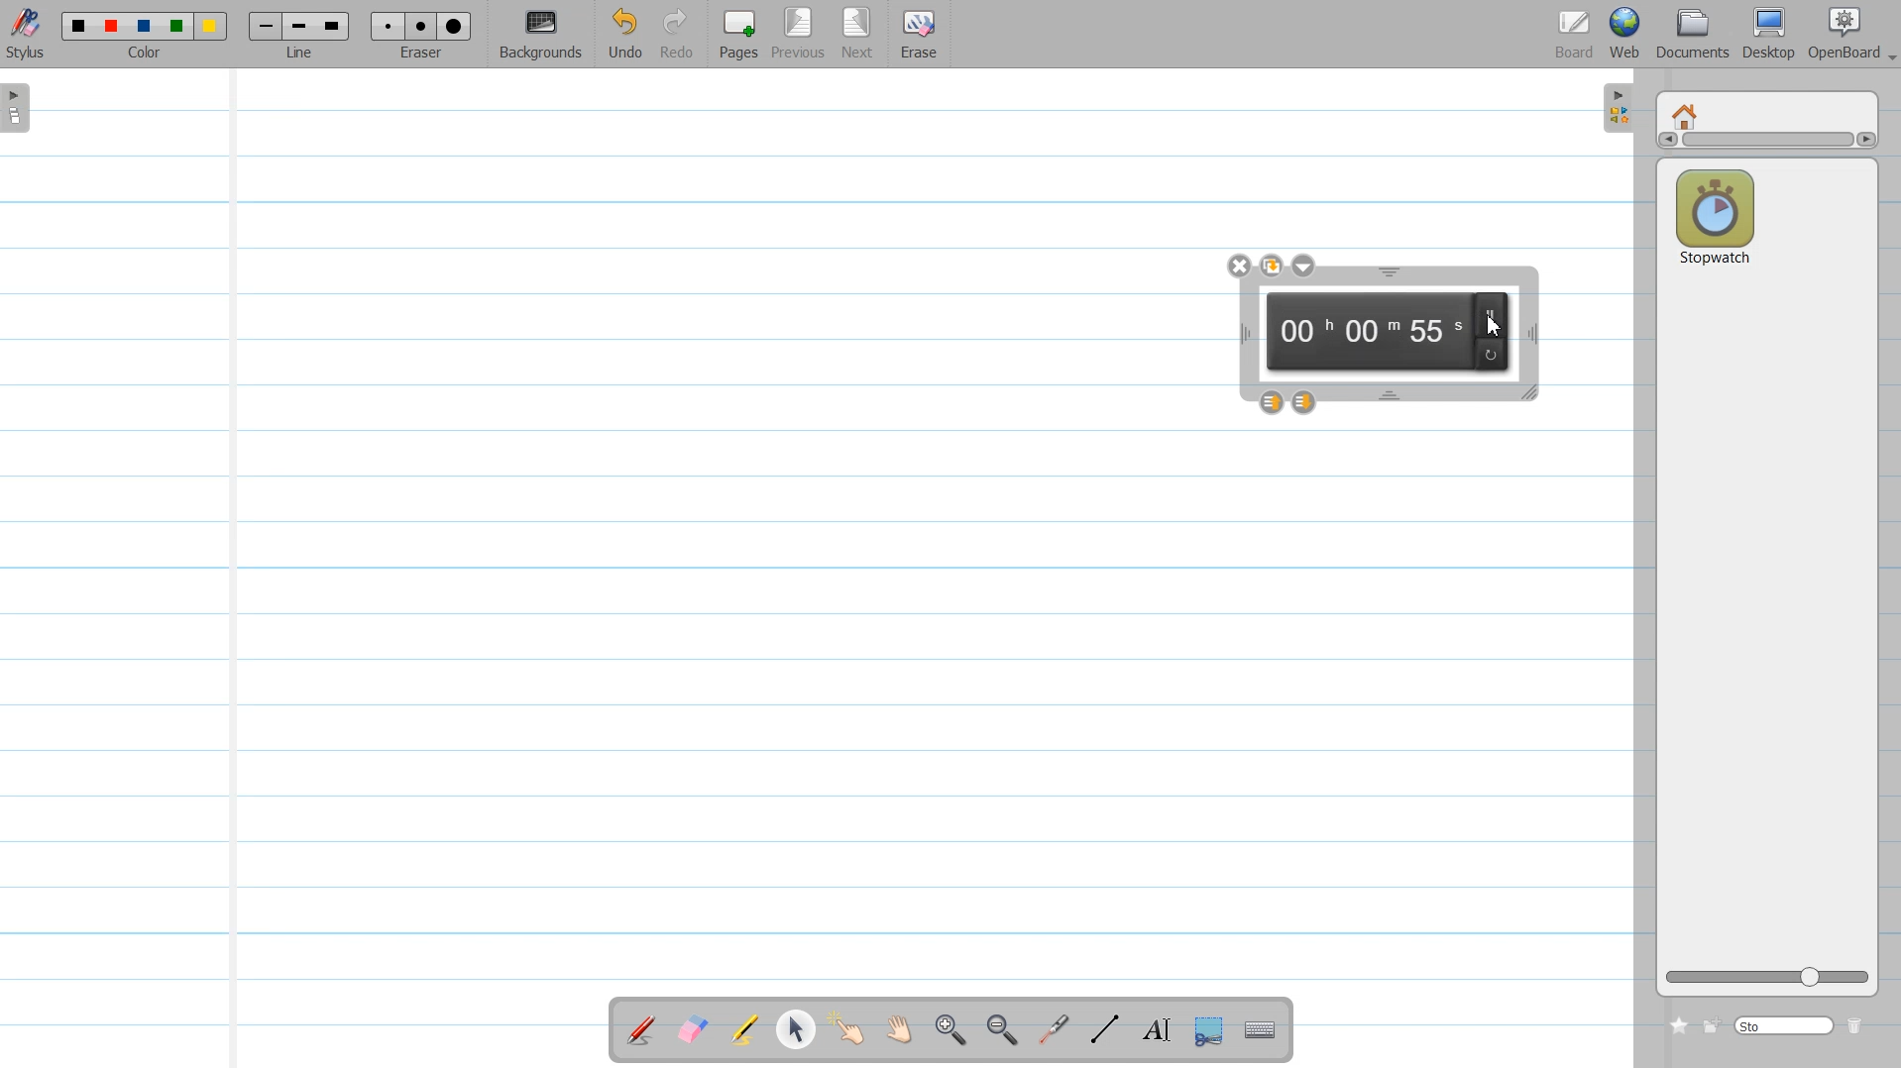 The image size is (1901, 1068). What do you see at coordinates (1389, 272) in the screenshot?
I see `Time window Hight adjustment window ` at bounding box center [1389, 272].